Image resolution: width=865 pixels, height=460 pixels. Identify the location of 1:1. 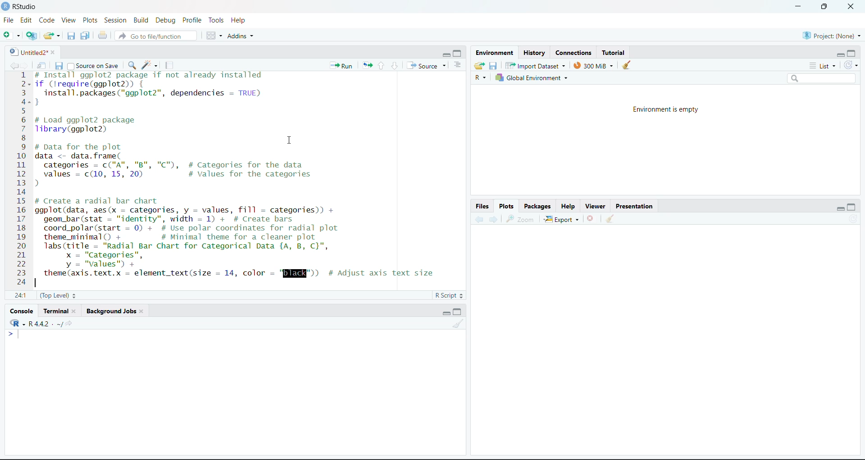
(20, 296).